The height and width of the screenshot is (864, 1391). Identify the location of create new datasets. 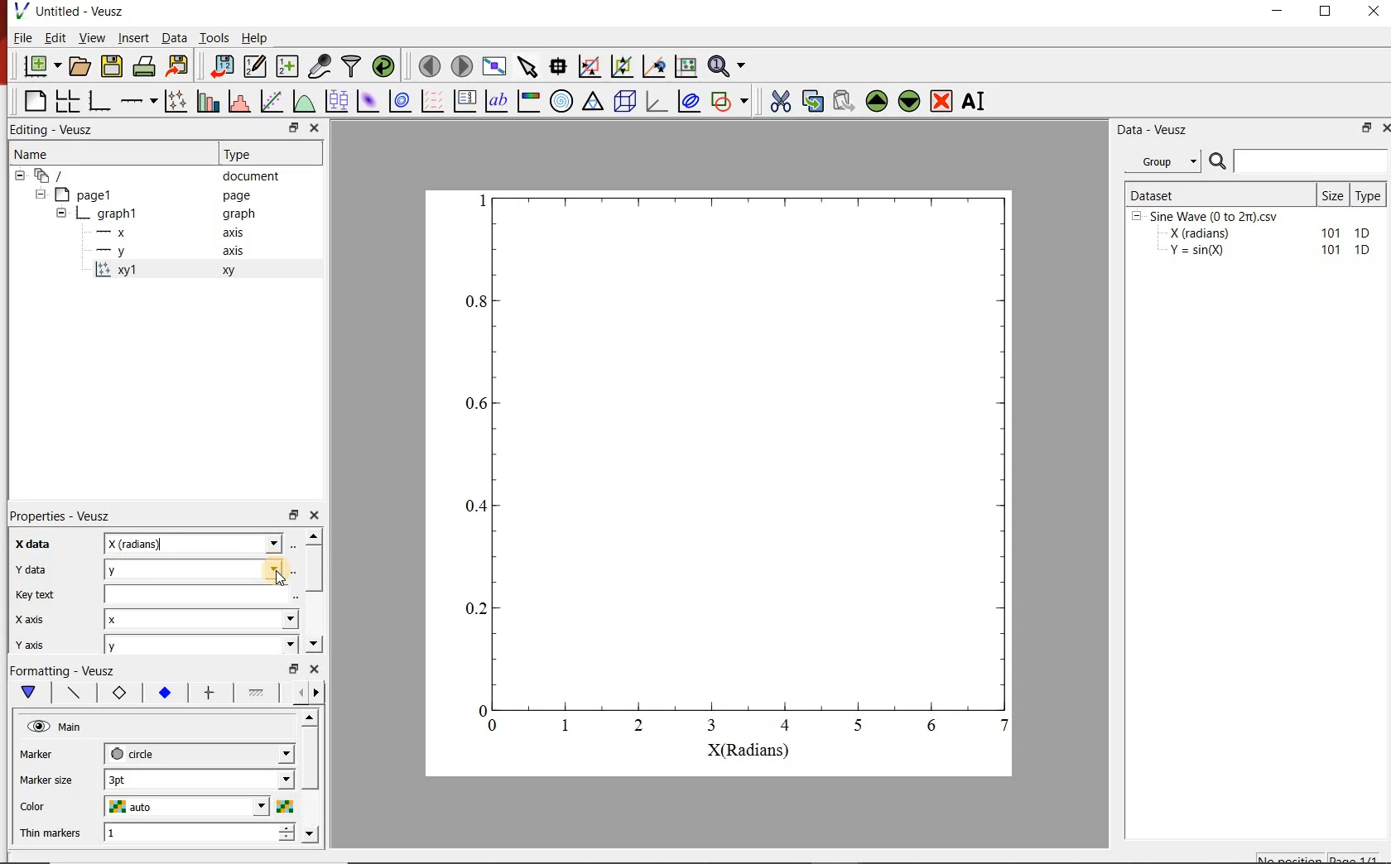
(288, 66).